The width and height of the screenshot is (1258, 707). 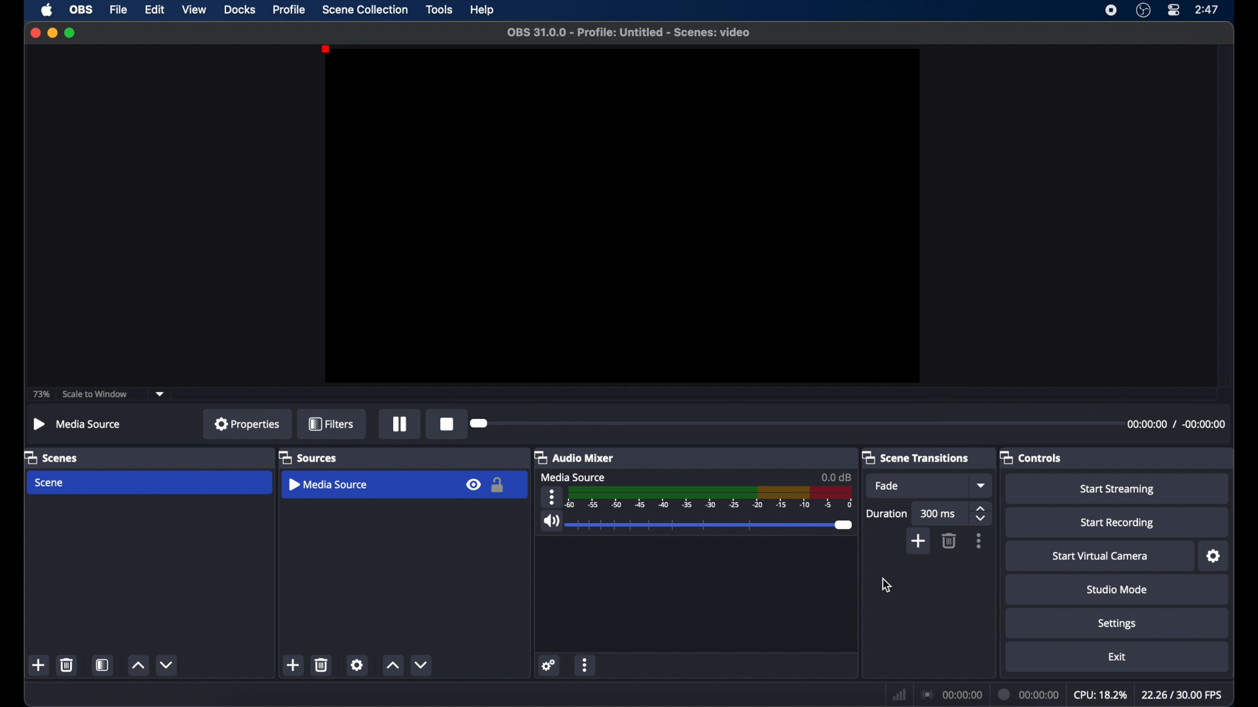 I want to click on settings, so click(x=1213, y=556).